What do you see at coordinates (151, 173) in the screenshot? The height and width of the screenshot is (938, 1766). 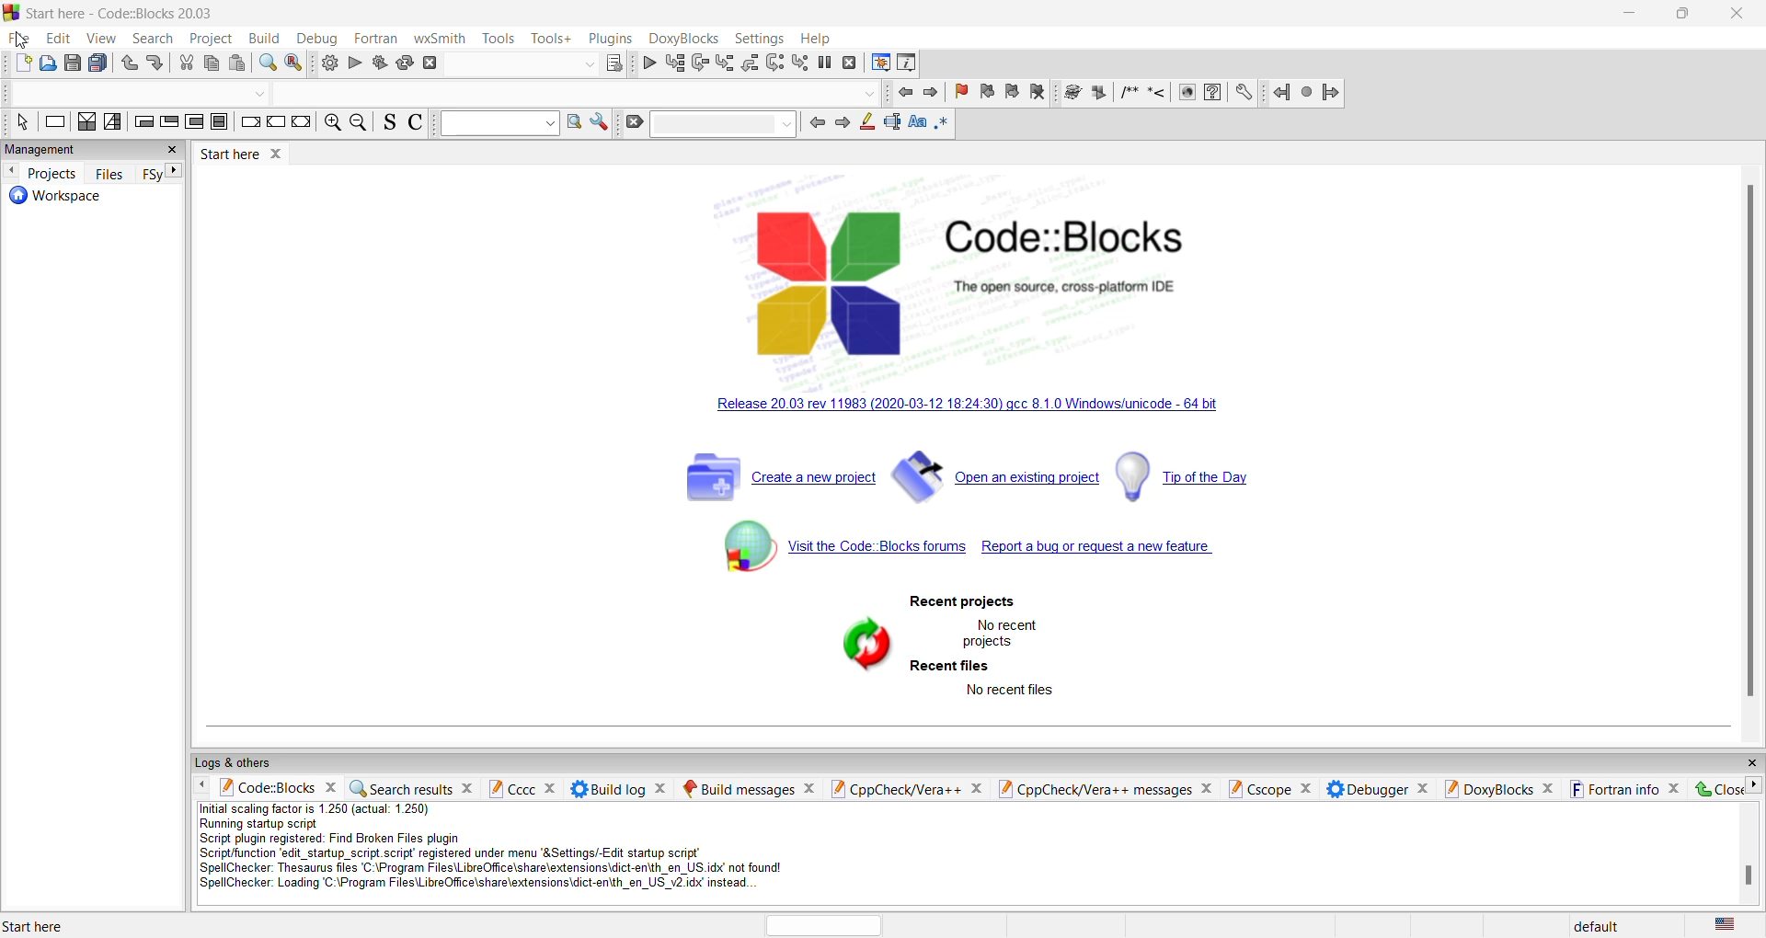 I see `fsync` at bounding box center [151, 173].